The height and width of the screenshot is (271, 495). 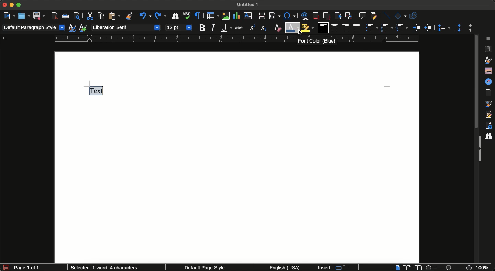 I want to click on Paragraph style, so click(x=34, y=28).